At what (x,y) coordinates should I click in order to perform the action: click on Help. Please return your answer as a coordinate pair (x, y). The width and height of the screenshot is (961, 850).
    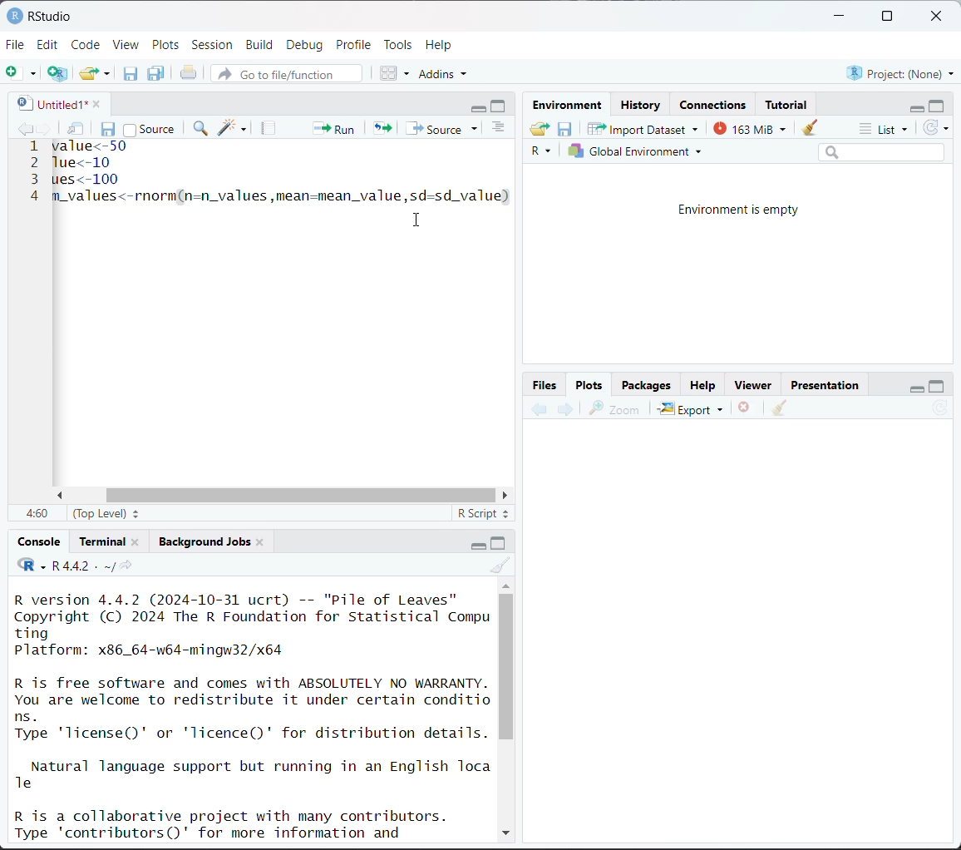
    Looking at the image, I should click on (702, 387).